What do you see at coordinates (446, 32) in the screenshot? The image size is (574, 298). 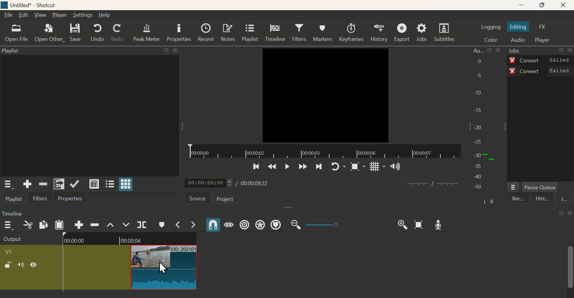 I see `Subtitles` at bounding box center [446, 32].